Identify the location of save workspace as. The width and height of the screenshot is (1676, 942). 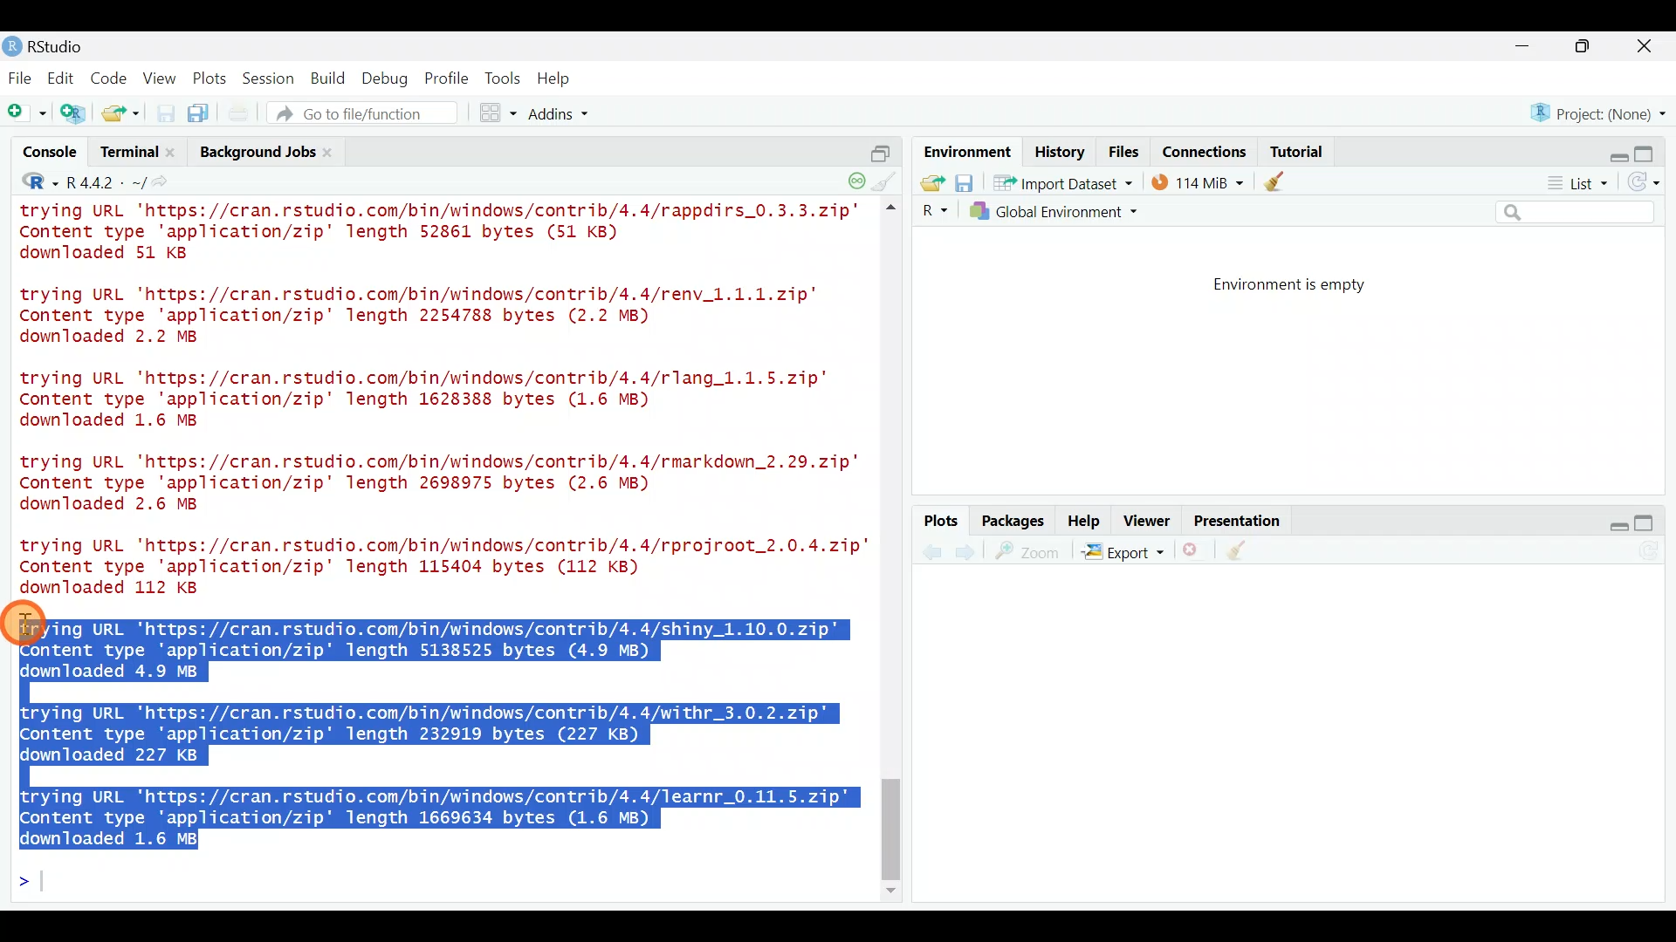
(965, 183).